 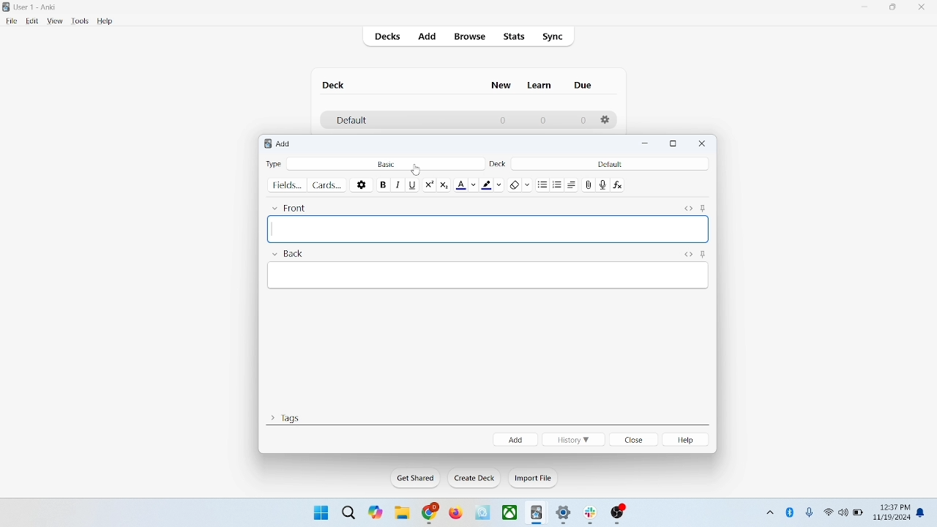 What do you see at coordinates (495, 184) in the screenshot?
I see `text highlight color` at bounding box center [495, 184].